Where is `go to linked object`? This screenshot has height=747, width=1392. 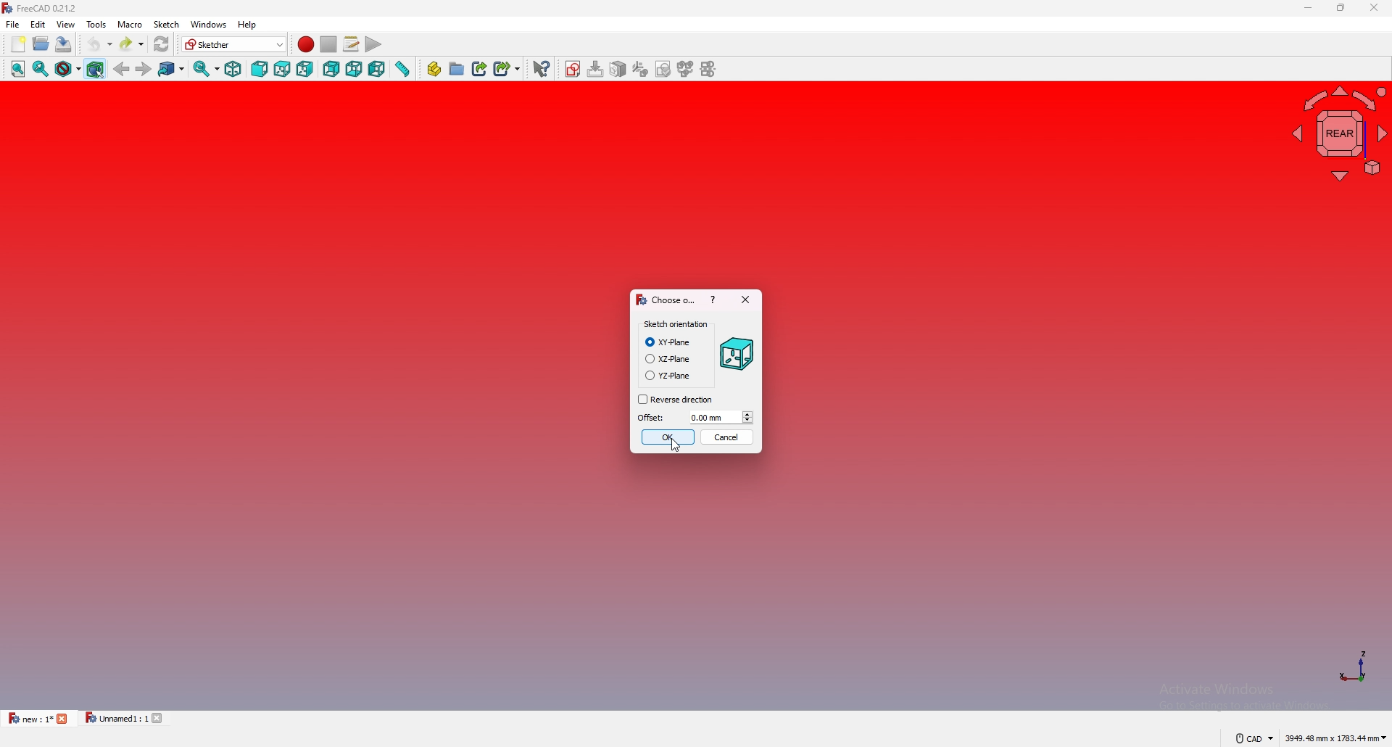
go to linked object is located at coordinates (172, 68).